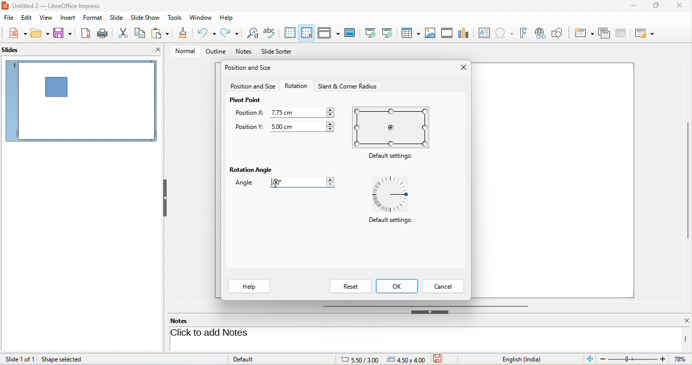 The width and height of the screenshot is (692, 365). I want to click on spelling, so click(271, 33).